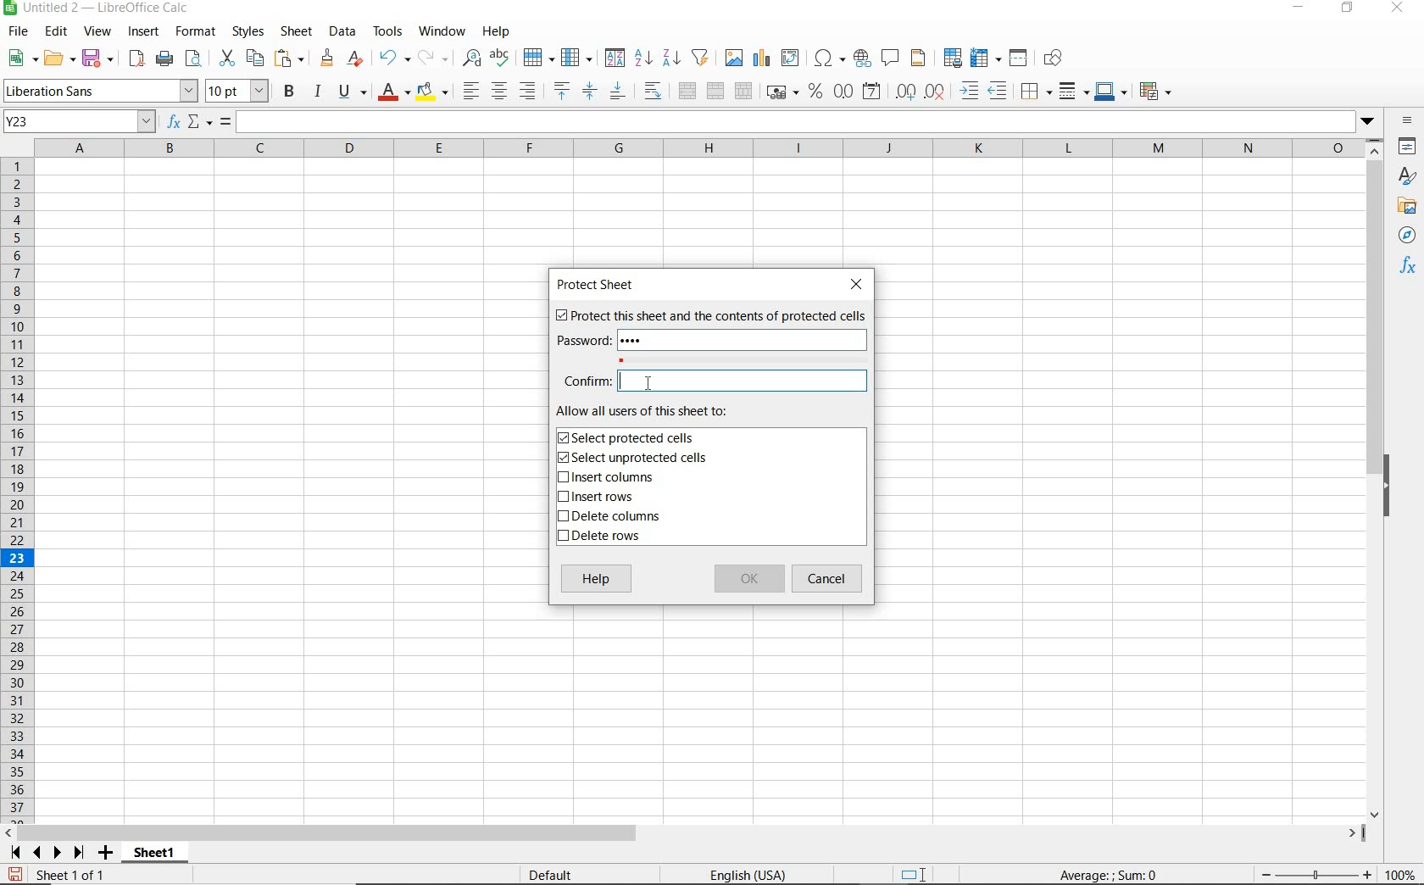 Image resolution: width=1424 pixels, height=885 pixels. What do you see at coordinates (830, 579) in the screenshot?
I see `CANCEL` at bounding box center [830, 579].